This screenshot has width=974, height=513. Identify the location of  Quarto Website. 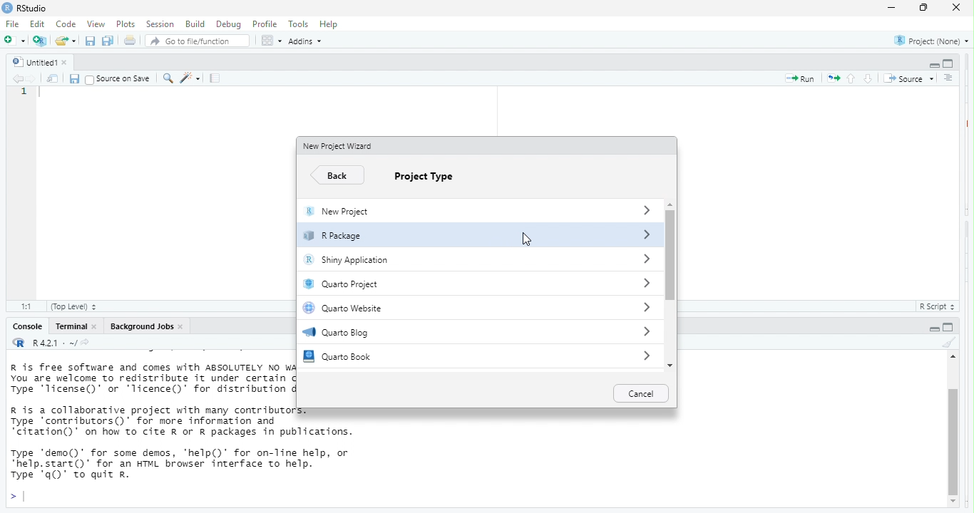
(453, 310).